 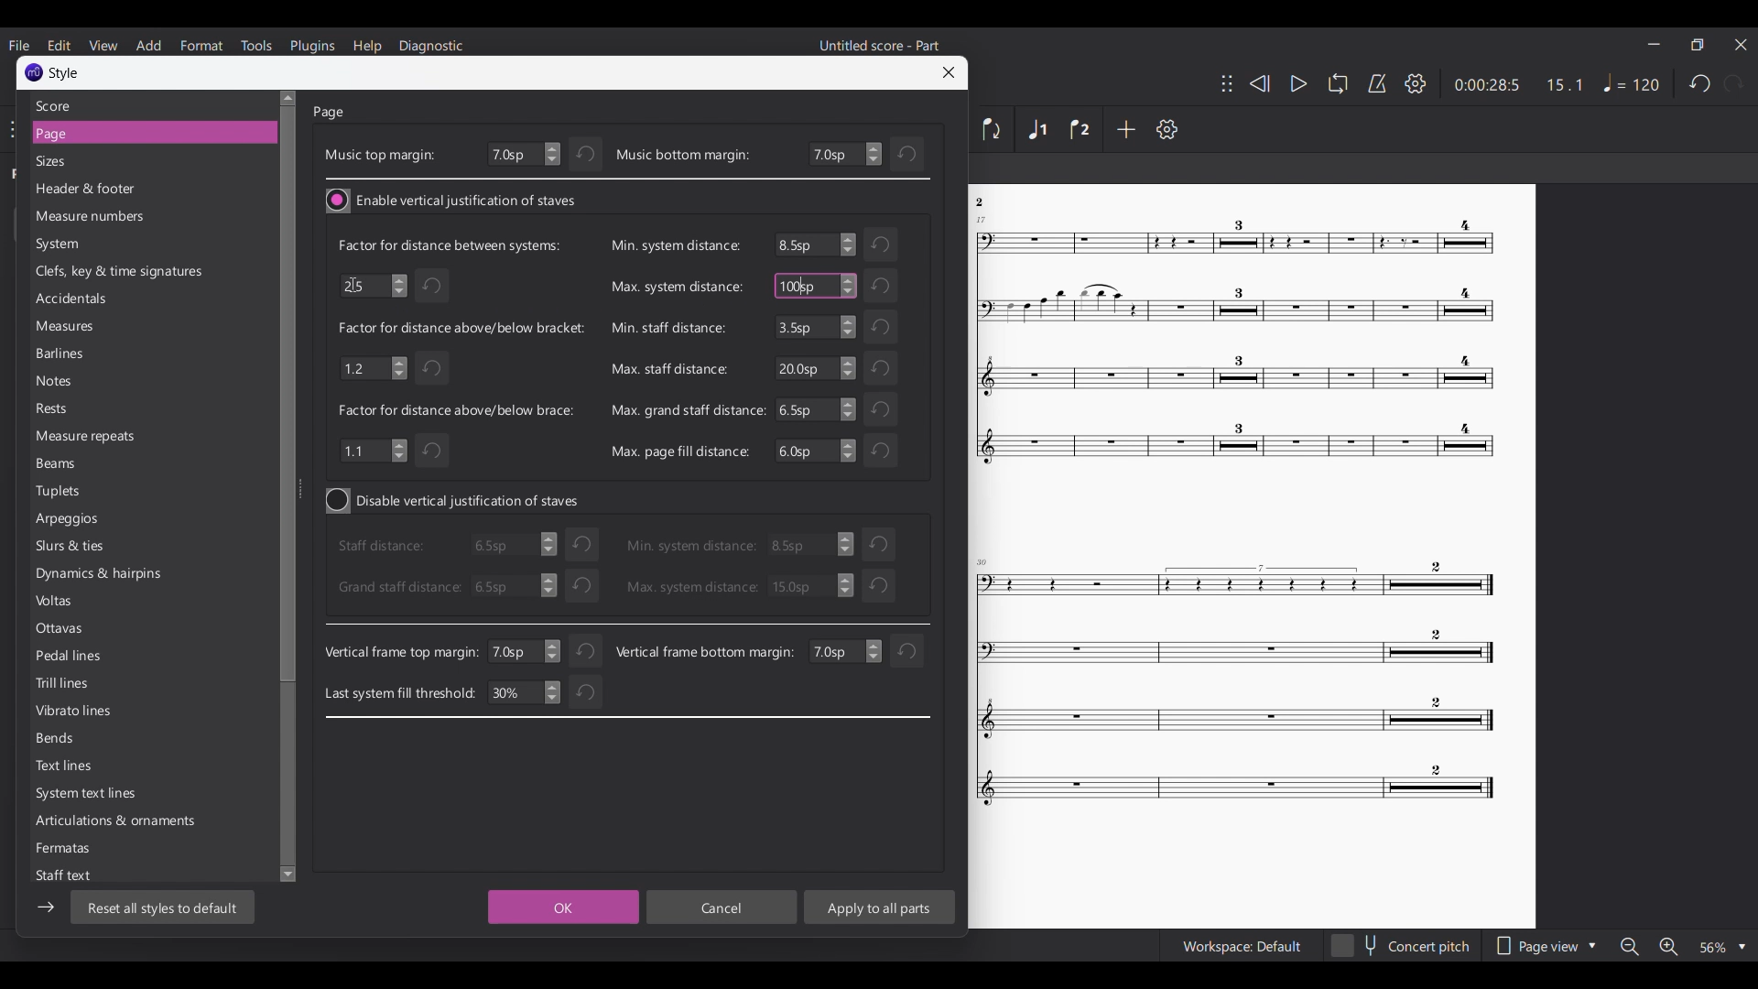 What do you see at coordinates (1227, 83) in the screenshot?
I see `Change toolbar position` at bounding box center [1227, 83].